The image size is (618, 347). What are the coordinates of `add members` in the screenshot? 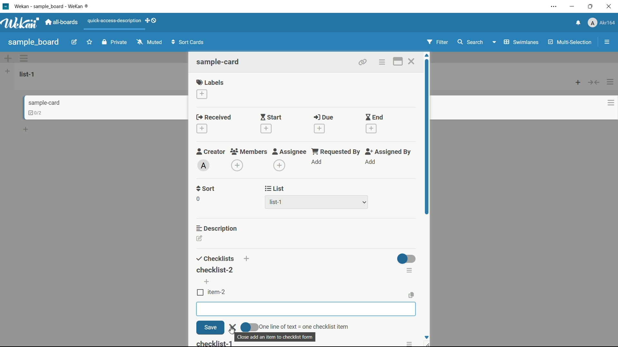 It's located at (238, 166).